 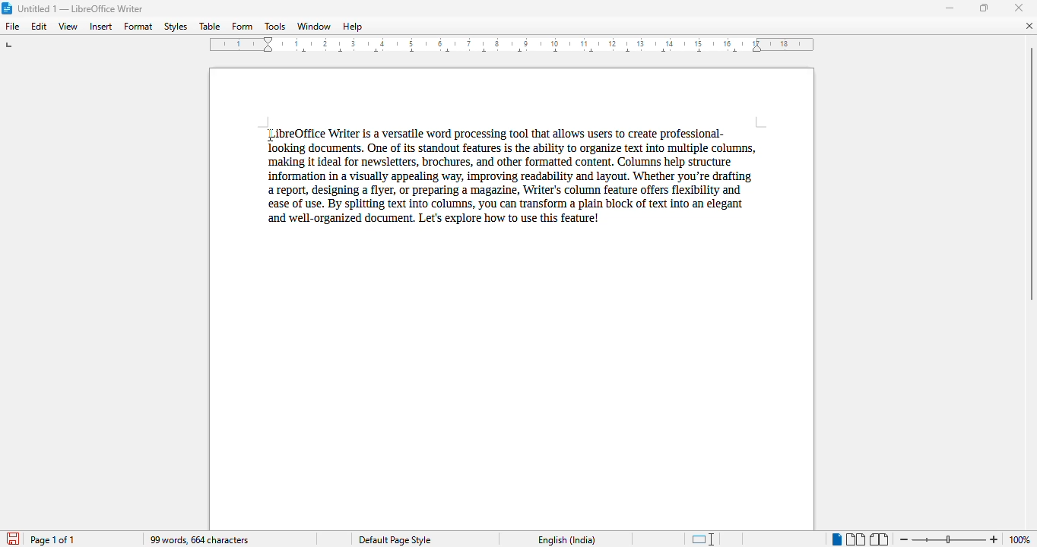 What do you see at coordinates (512, 179) in the screenshot?
I see `LibreOffice Writer is a versatile word processing tool that allows users to create professional-looking documents. One of its standout features is the ability to organize text into multiple columns, making it ideal for newsletters, brochures, and other formatted content. Columns help structure information in a visually appealing way, improving readability and layout. Whether you're drafting a report, designing a flyer, or preparing a magazine, Writer's column feature offers flexibility and ease of use. By splitting text into columns, you can transform a plain block of text into an elegant and well-organized document. Let's explore how to use this feature!` at bounding box center [512, 179].